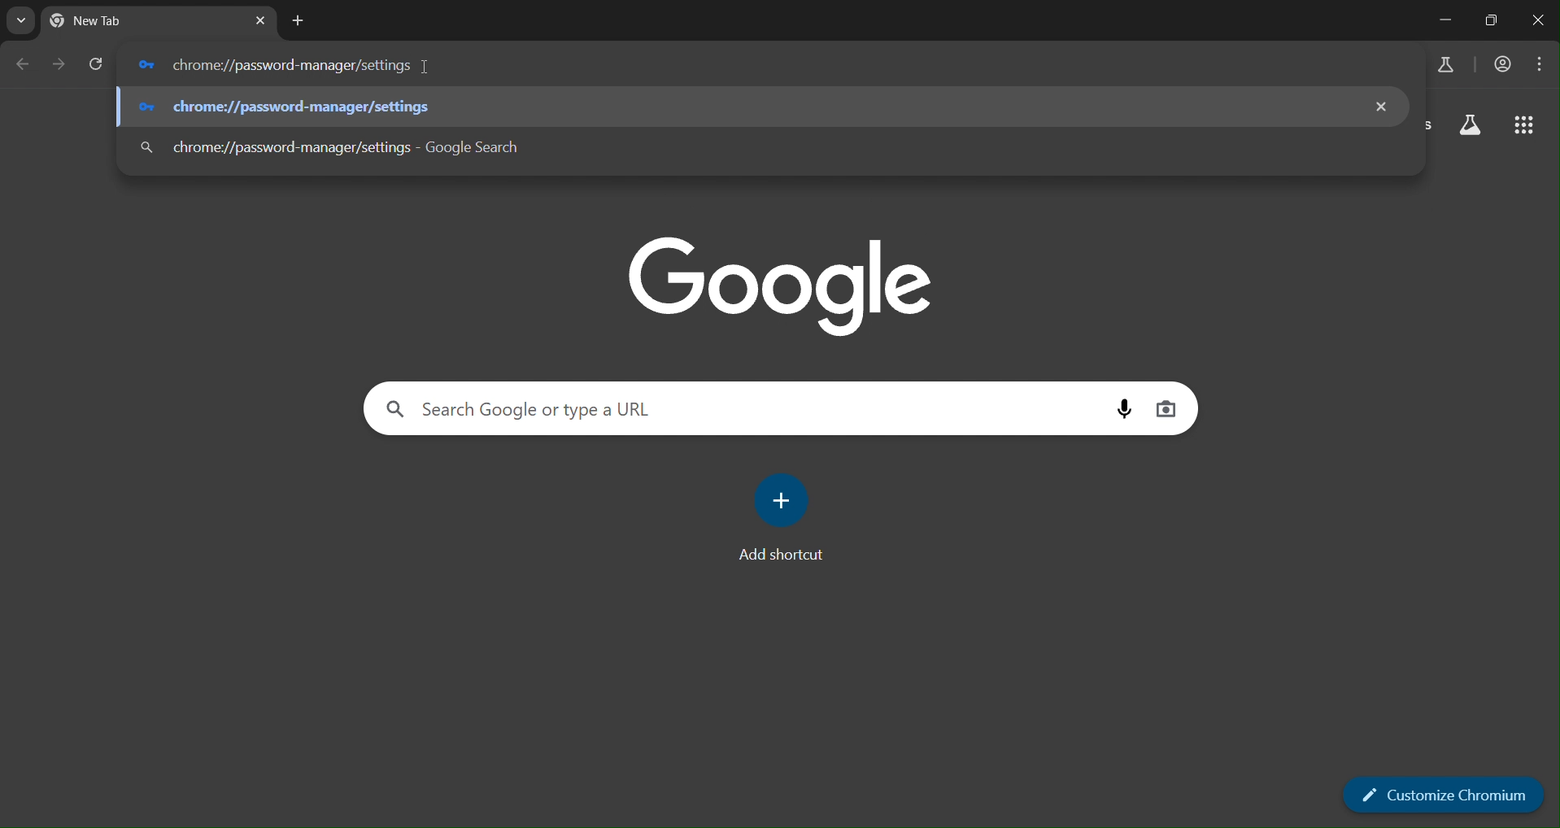 The image size is (1560, 828). I want to click on search tabs, so click(20, 21).